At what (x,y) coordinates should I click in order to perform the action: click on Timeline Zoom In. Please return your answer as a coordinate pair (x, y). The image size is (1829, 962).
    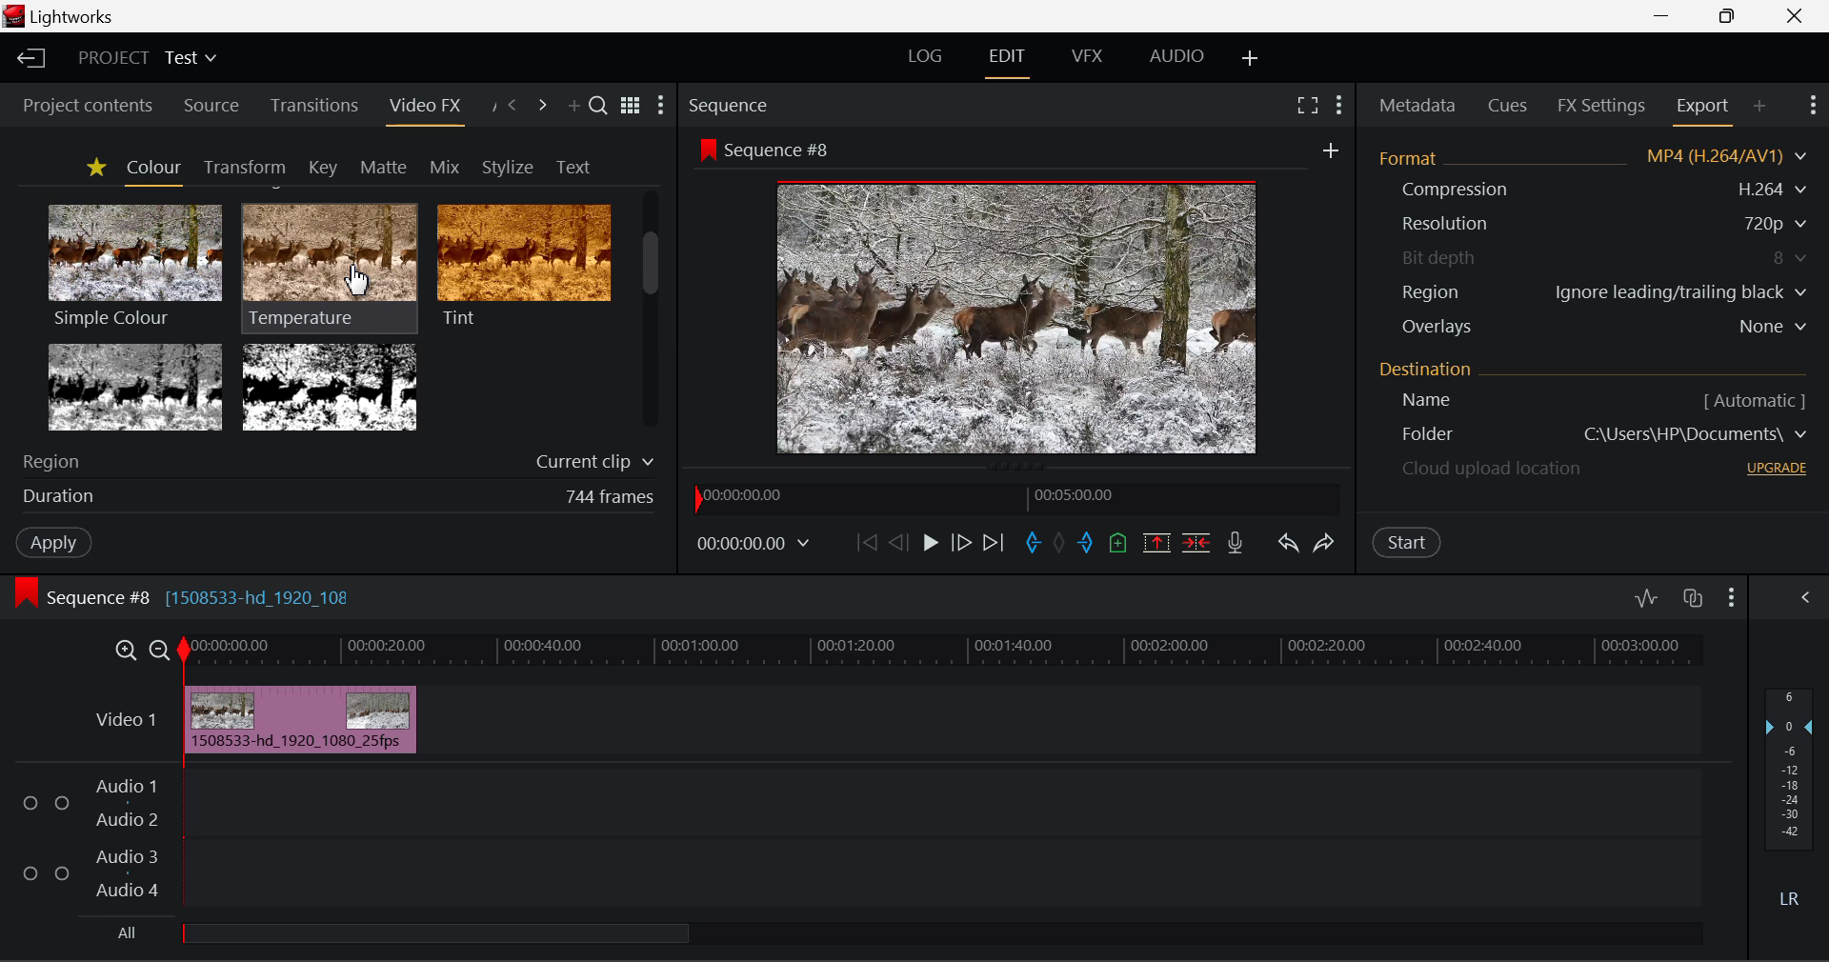
    Looking at the image, I should click on (128, 649).